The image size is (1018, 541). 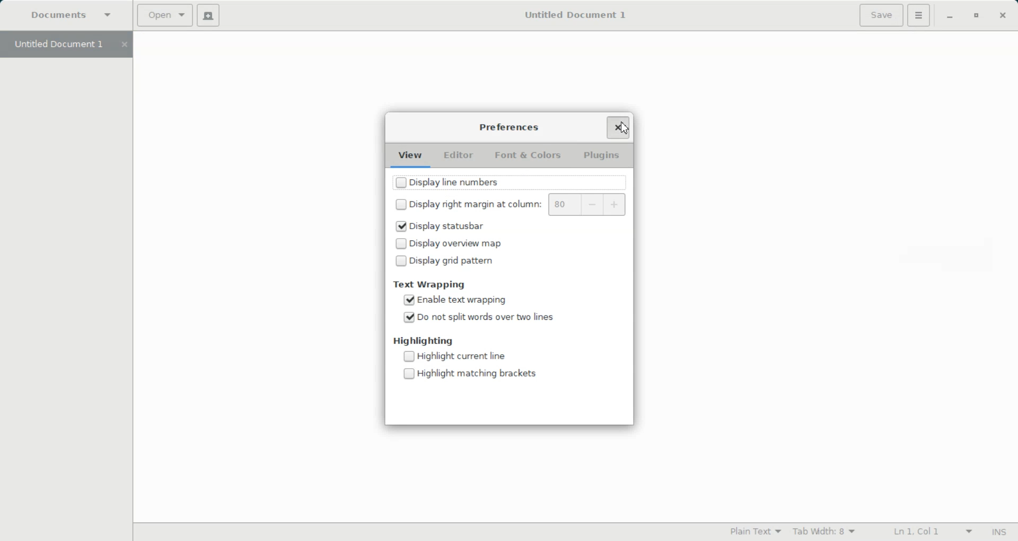 What do you see at coordinates (472, 226) in the screenshot?
I see `(un)check Enable Display status bar` at bounding box center [472, 226].